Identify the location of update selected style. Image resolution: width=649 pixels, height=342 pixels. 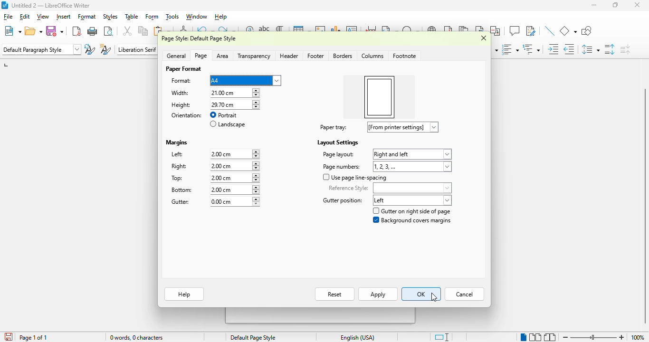
(90, 49).